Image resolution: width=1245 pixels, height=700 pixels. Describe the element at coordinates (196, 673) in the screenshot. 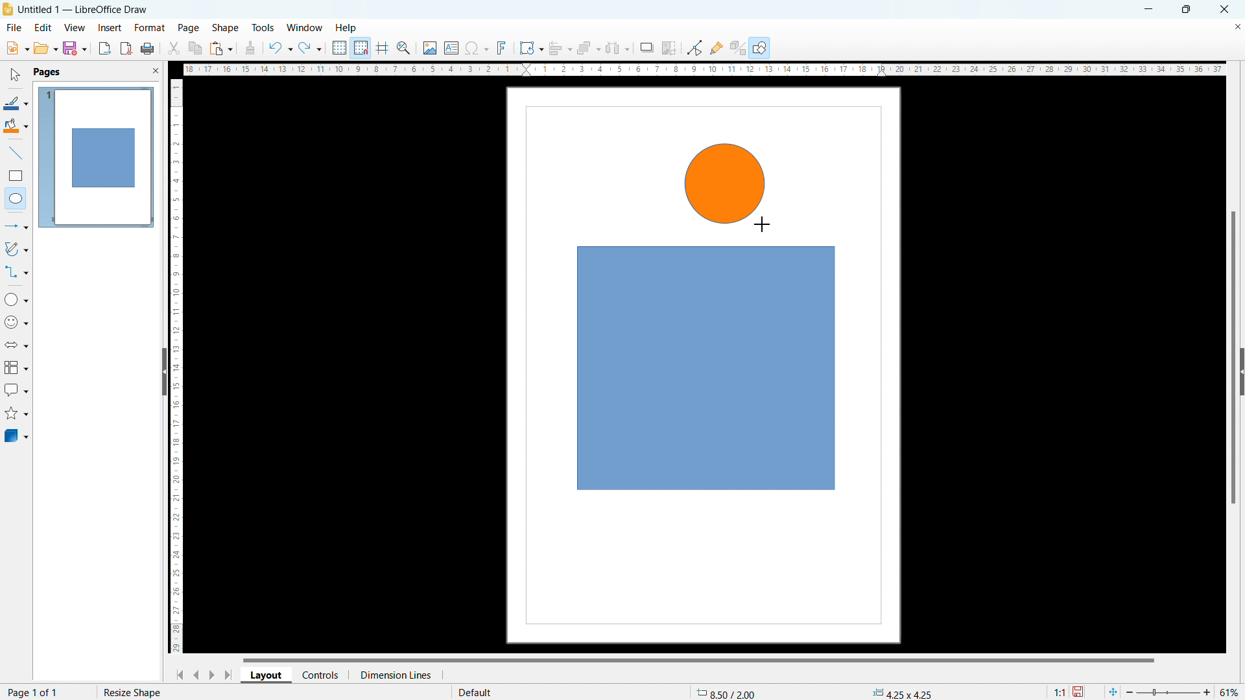

I see `go to previous page` at that location.